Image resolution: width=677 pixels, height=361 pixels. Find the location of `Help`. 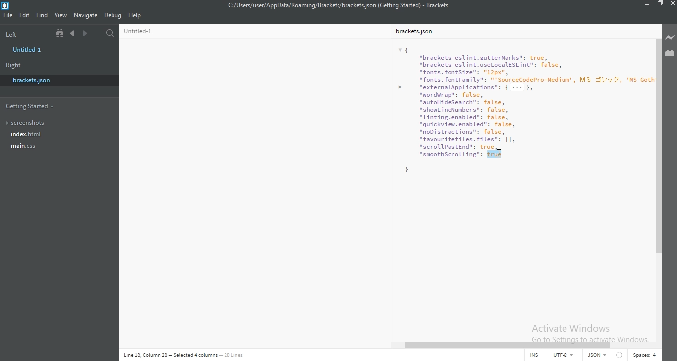

Help is located at coordinates (135, 16).